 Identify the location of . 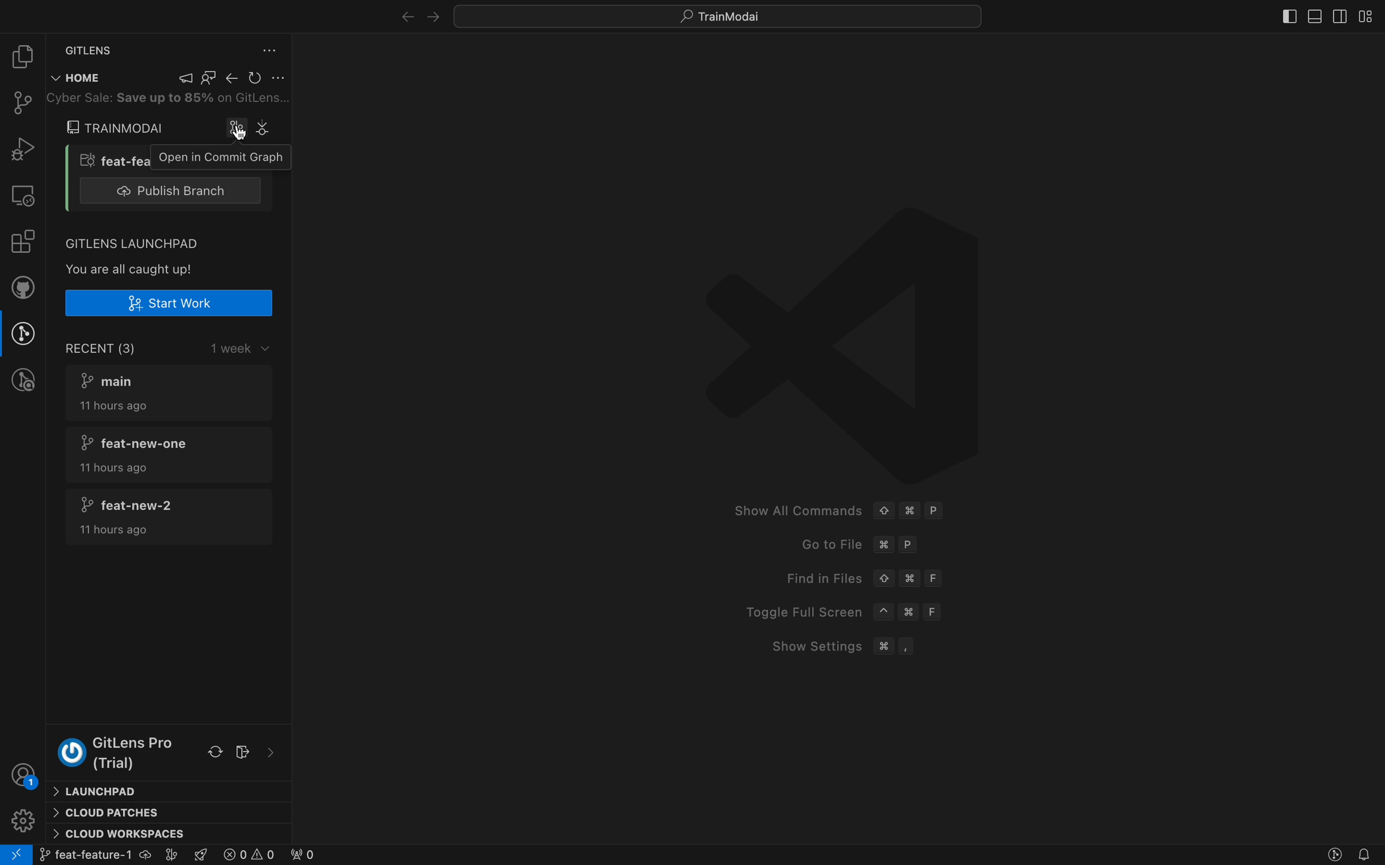
(232, 77).